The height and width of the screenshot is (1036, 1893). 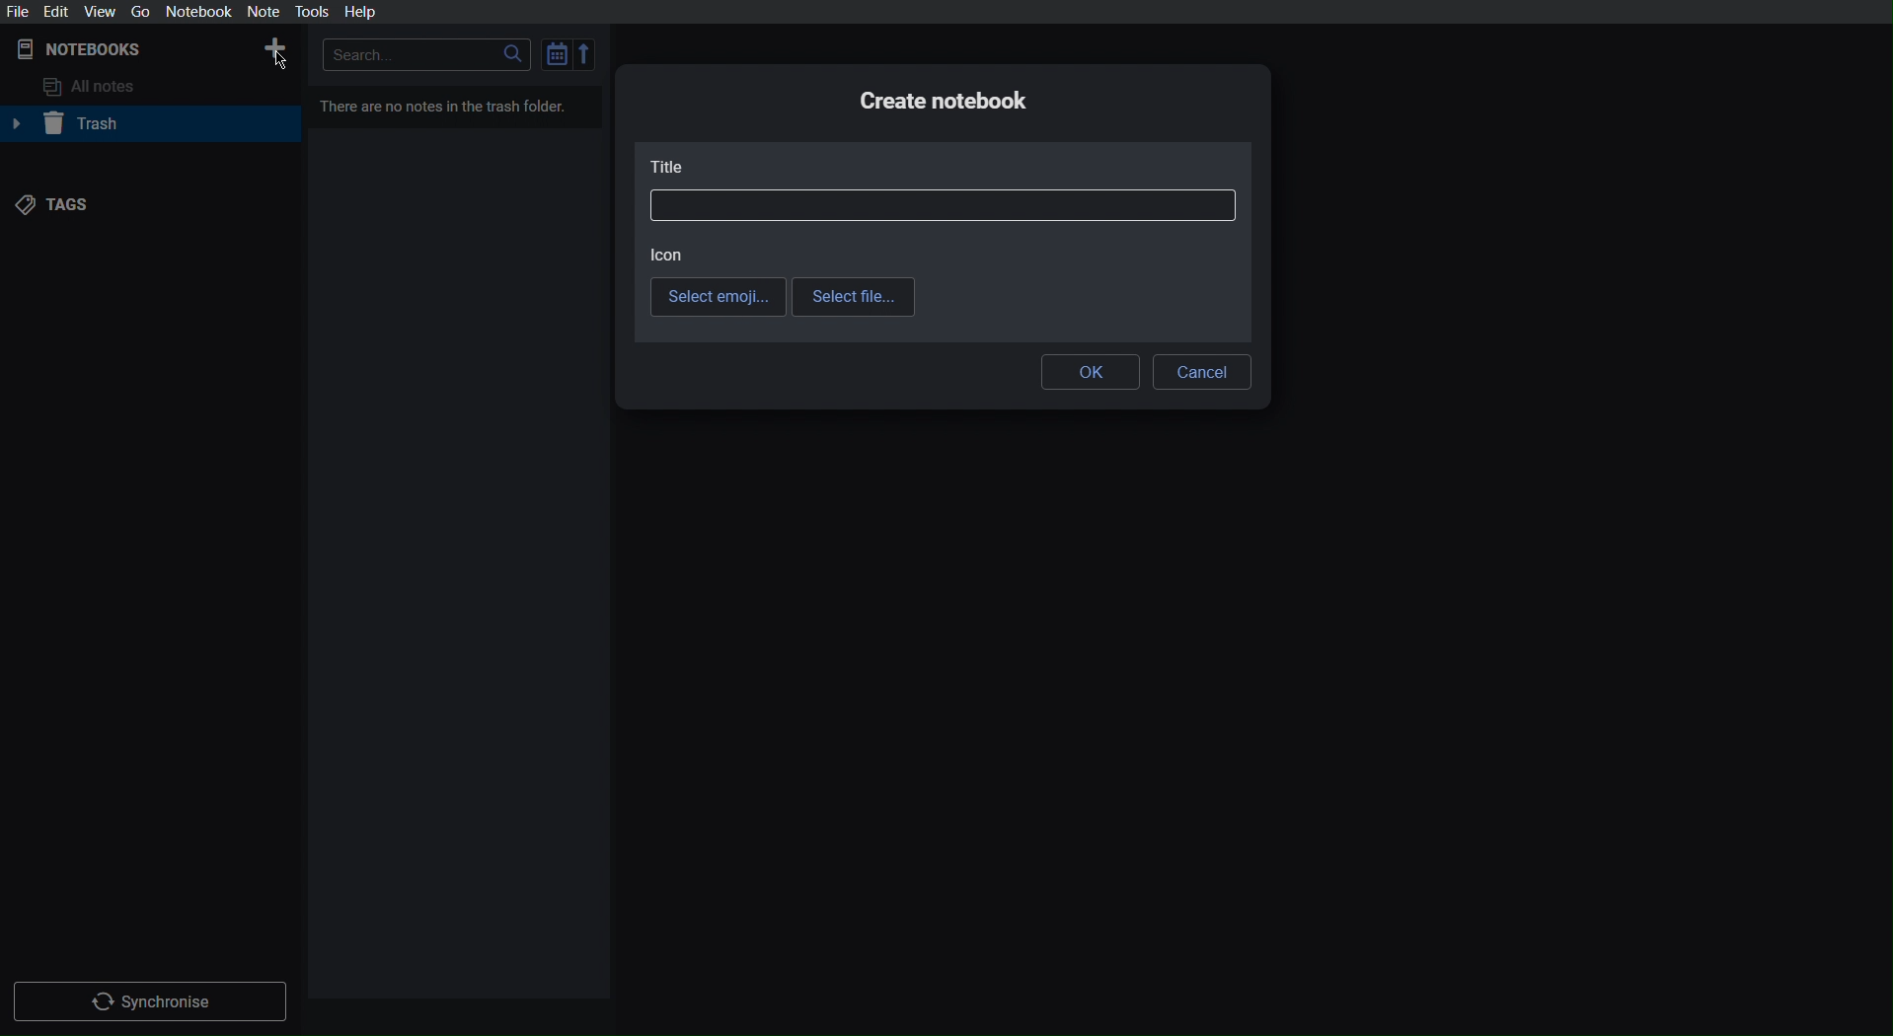 I want to click on Create notebook, so click(x=943, y=102).